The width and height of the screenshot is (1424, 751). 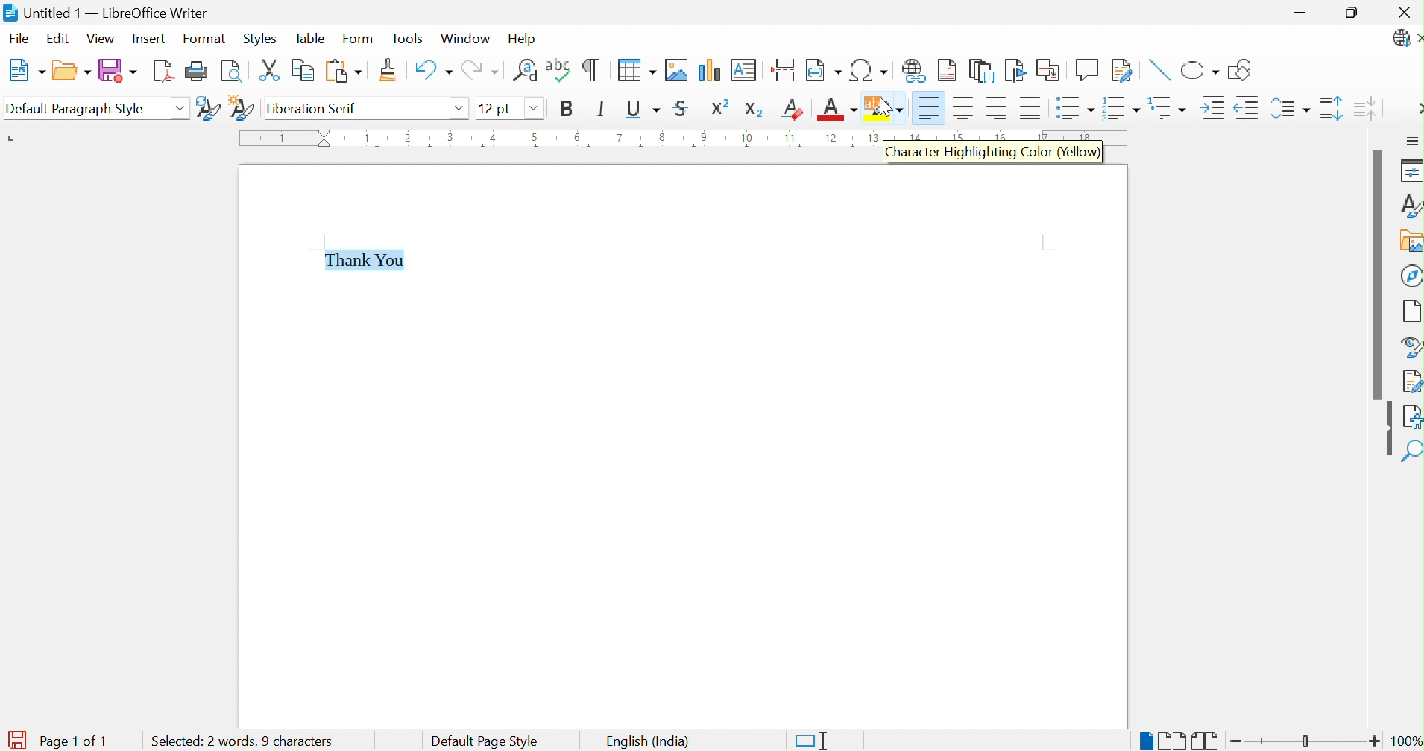 I want to click on Strikethrough, so click(x=683, y=107).